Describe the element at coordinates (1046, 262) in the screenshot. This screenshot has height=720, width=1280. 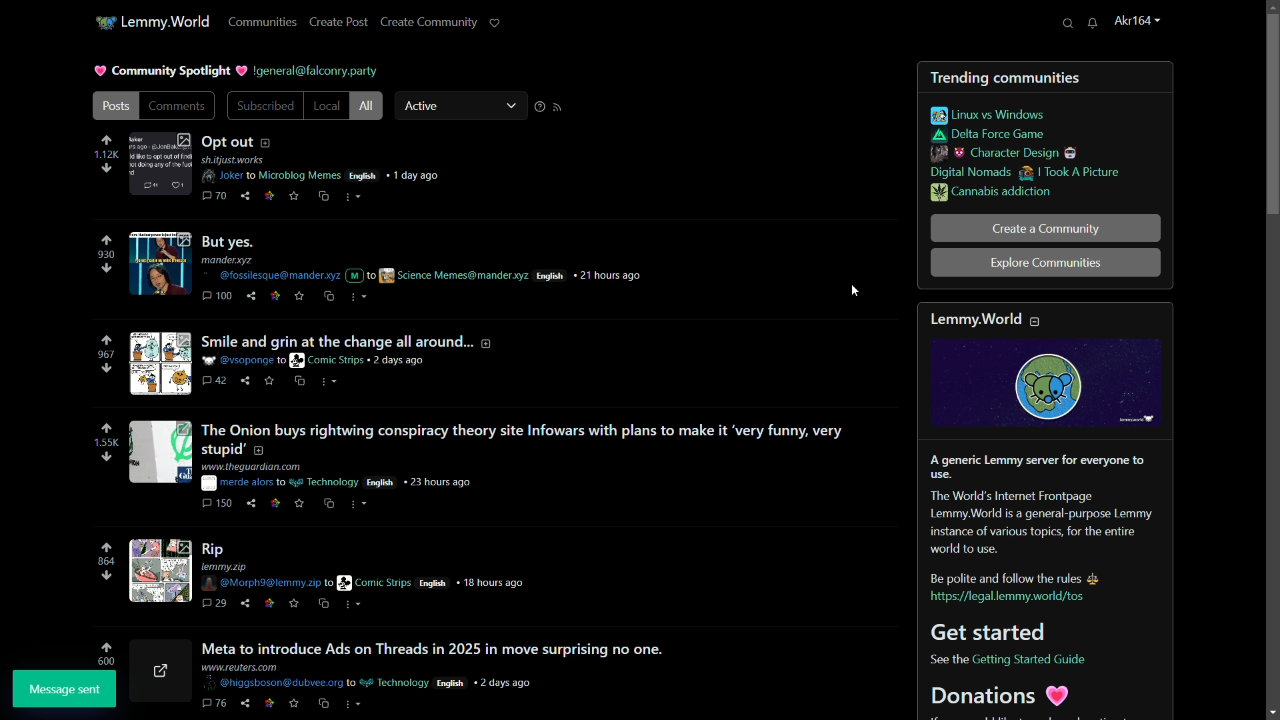
I see `explore communities` at that location.